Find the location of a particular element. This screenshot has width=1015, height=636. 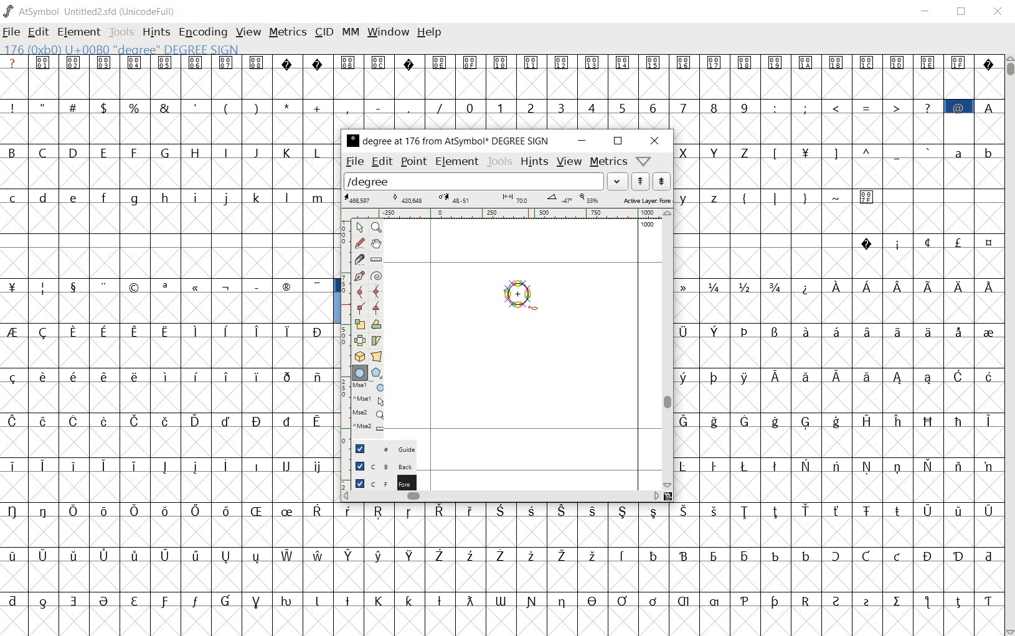

help/window is located at coordinates (643, 161).